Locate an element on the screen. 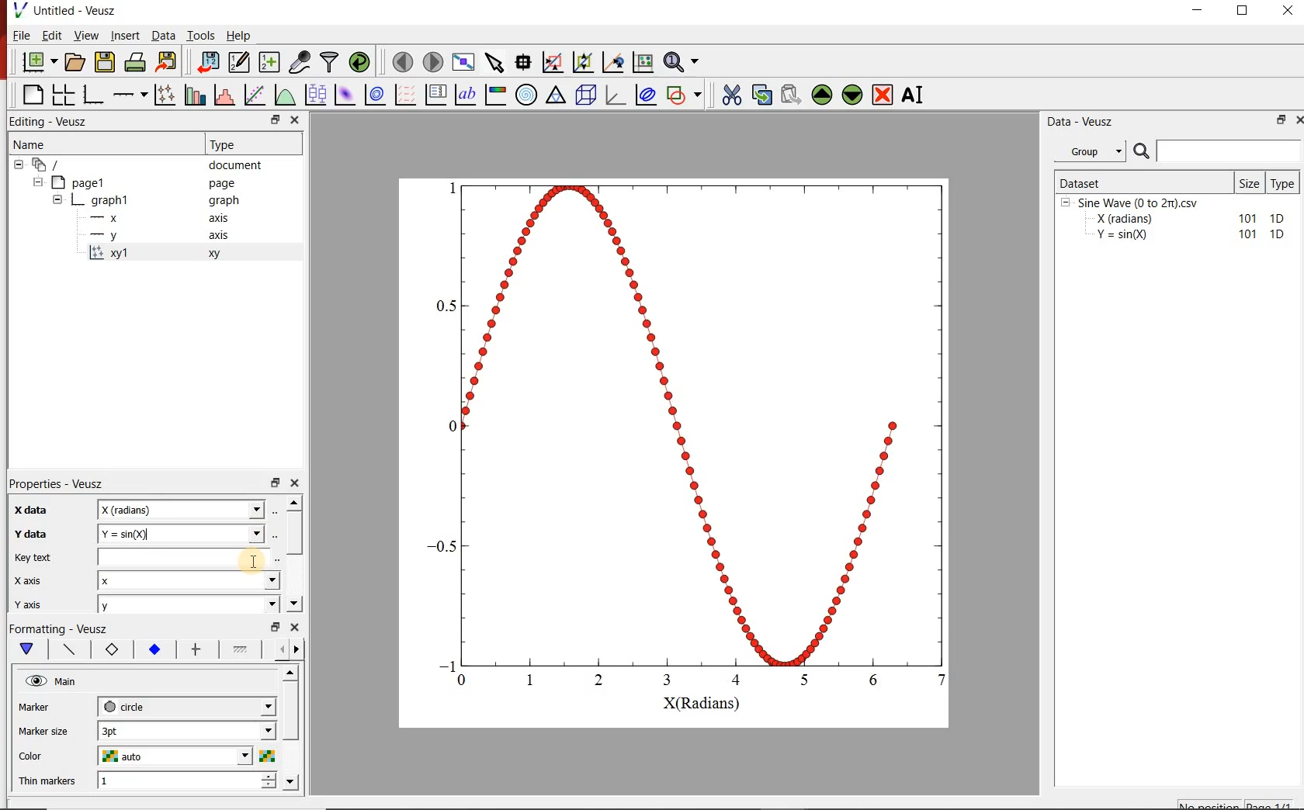  xy is located at coordinates (211, 254).